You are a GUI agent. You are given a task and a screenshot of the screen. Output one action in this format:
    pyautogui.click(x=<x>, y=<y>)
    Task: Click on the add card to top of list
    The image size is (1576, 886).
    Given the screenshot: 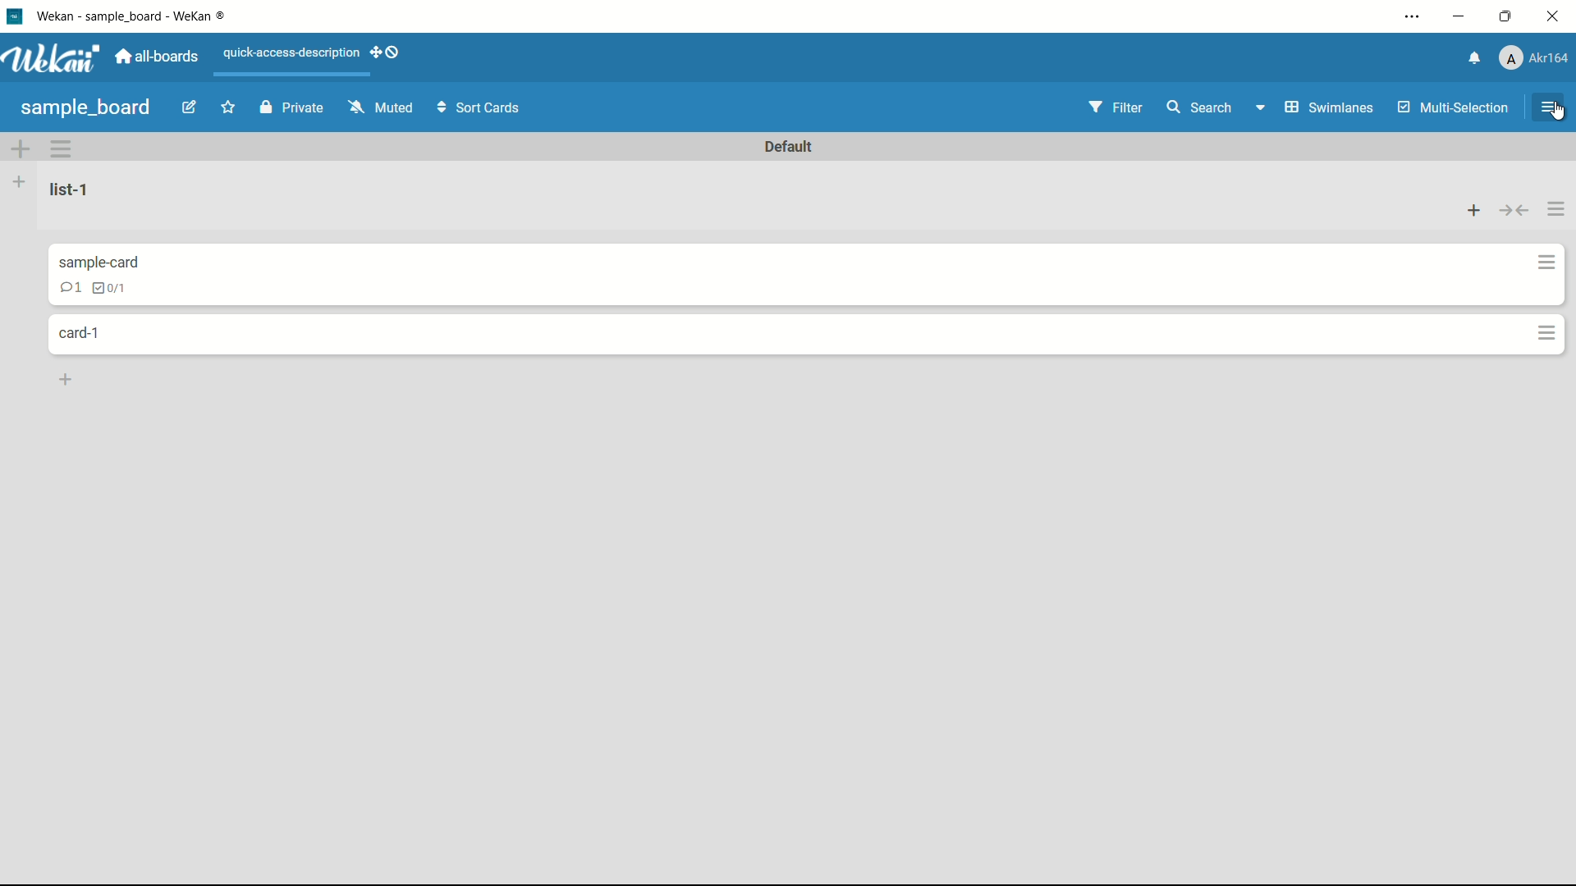 What is the action you would take?
    pyautogui.click(x=1471, y=210)
    